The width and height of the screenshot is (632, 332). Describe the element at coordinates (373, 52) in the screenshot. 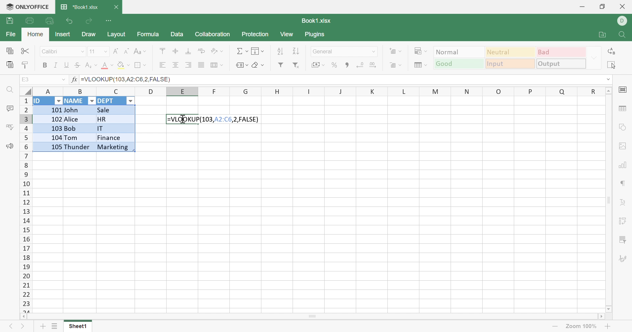

I see `Drop Down` at that location.